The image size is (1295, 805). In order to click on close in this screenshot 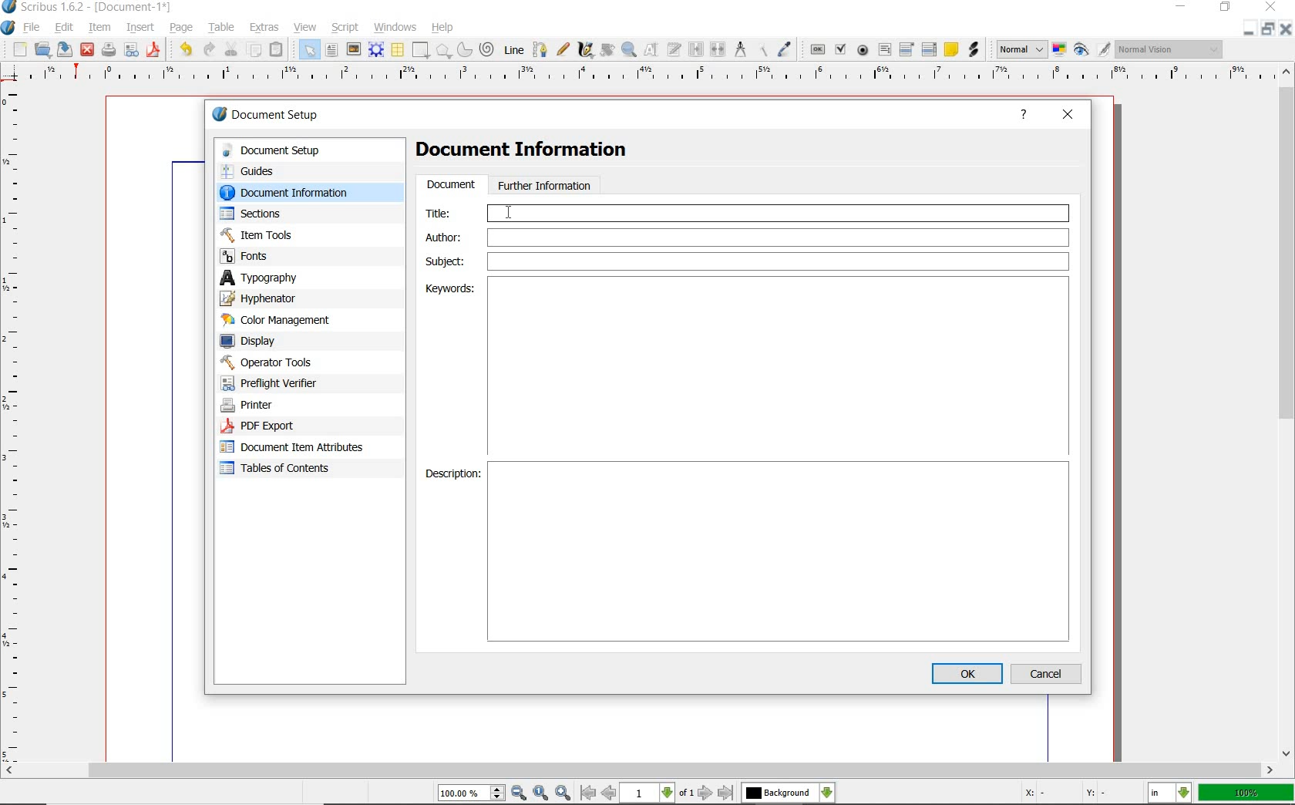, I will do `click(1068, 116)`.